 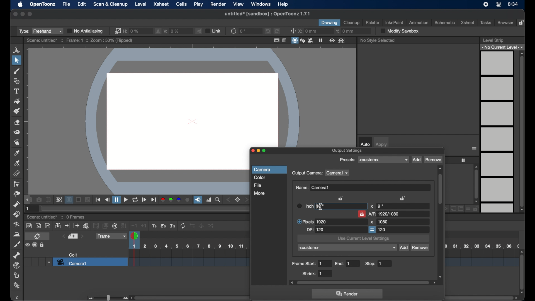 What do you see at coordinates (193, 226) in the screenshot?
I see `` at bounding box center [193, 226].